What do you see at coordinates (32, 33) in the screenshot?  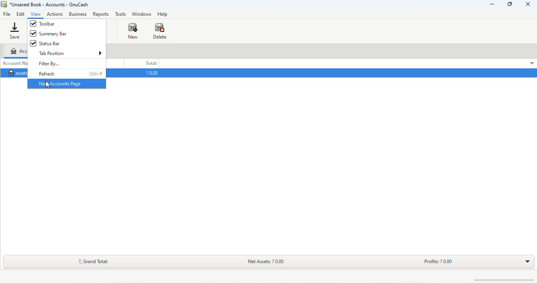 I see `checkbox` at bounding box center [32, 33].